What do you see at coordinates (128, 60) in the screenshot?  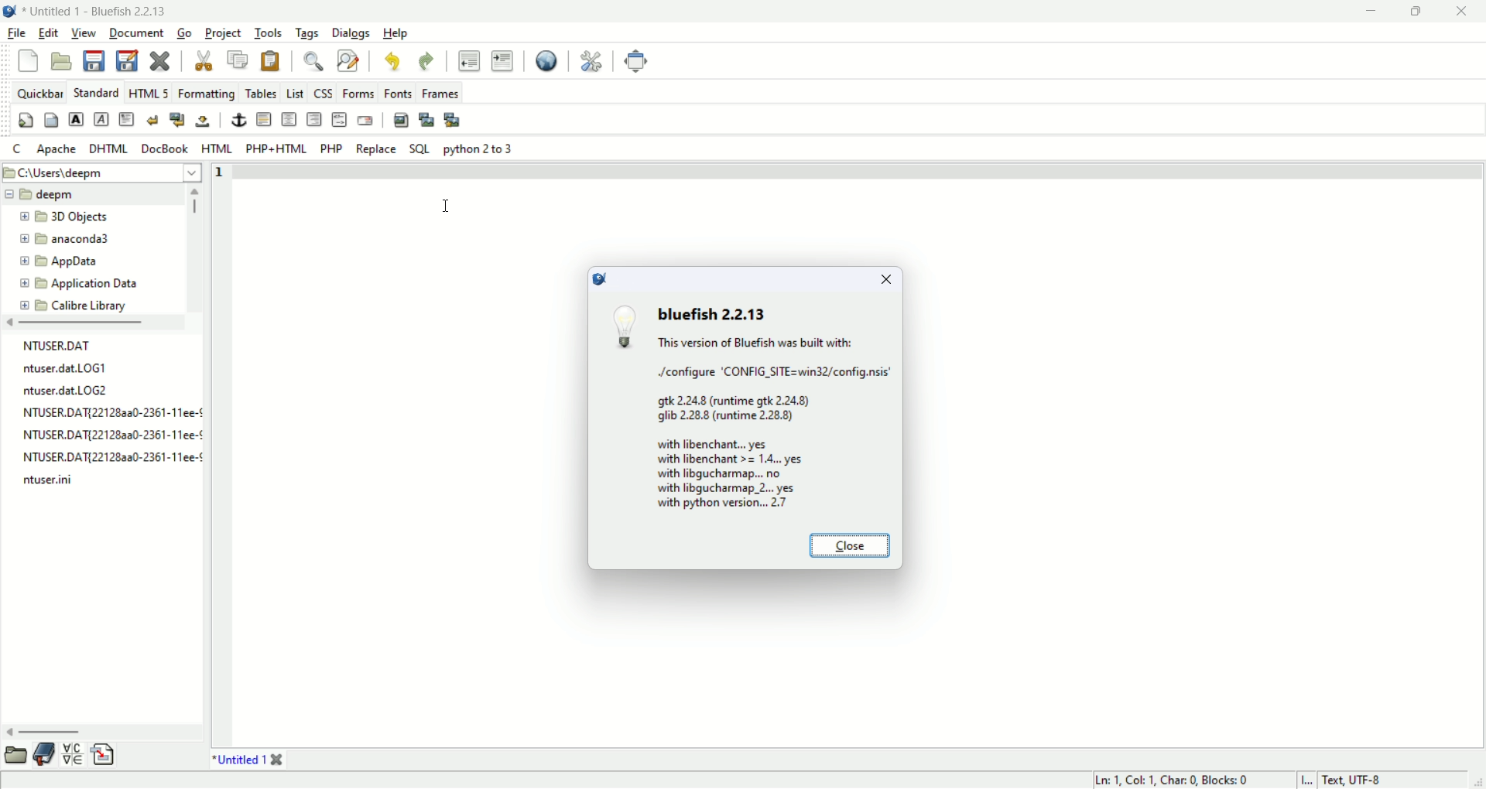 I see `save as` at bounding box center [128, 60].